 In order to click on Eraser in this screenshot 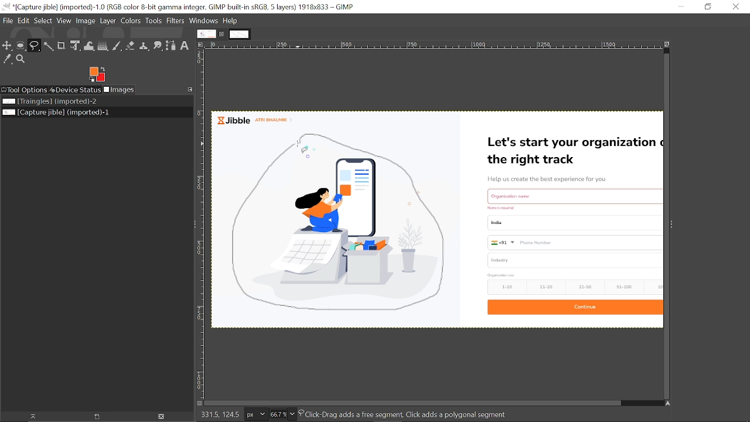, I will do `click(130, 45)`.